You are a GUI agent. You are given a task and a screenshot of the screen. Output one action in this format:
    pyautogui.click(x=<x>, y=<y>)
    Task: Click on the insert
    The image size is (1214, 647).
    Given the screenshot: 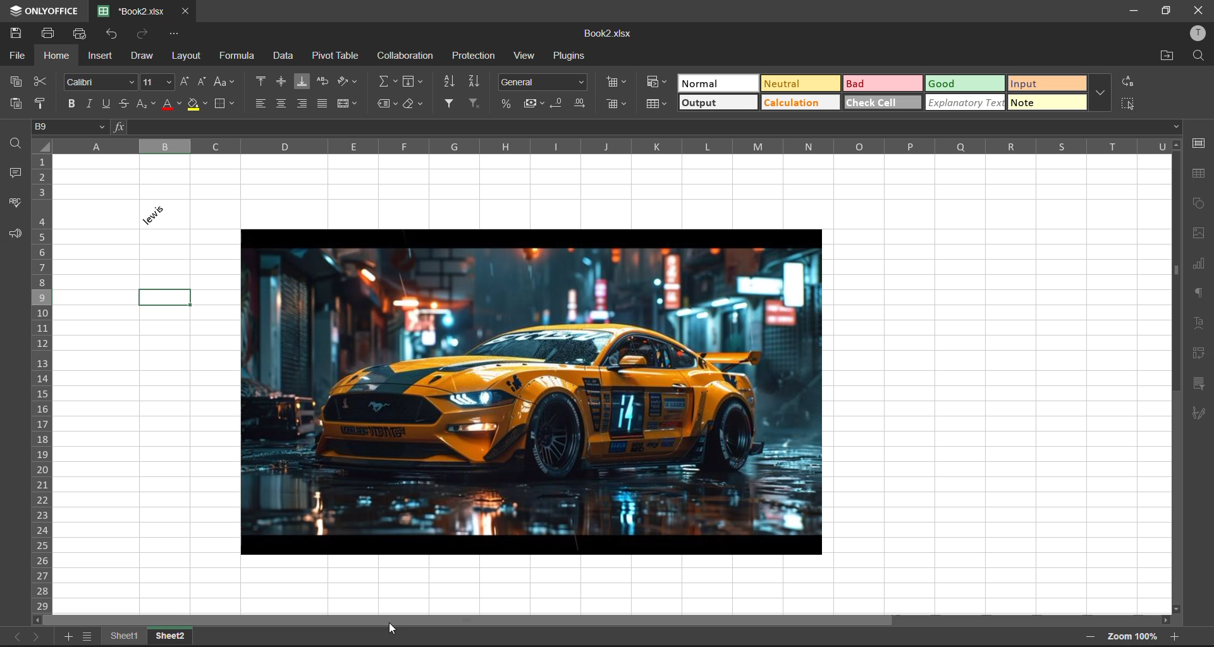 What is the action you would take?
    pyautogui.click(x=102, y=56)
    